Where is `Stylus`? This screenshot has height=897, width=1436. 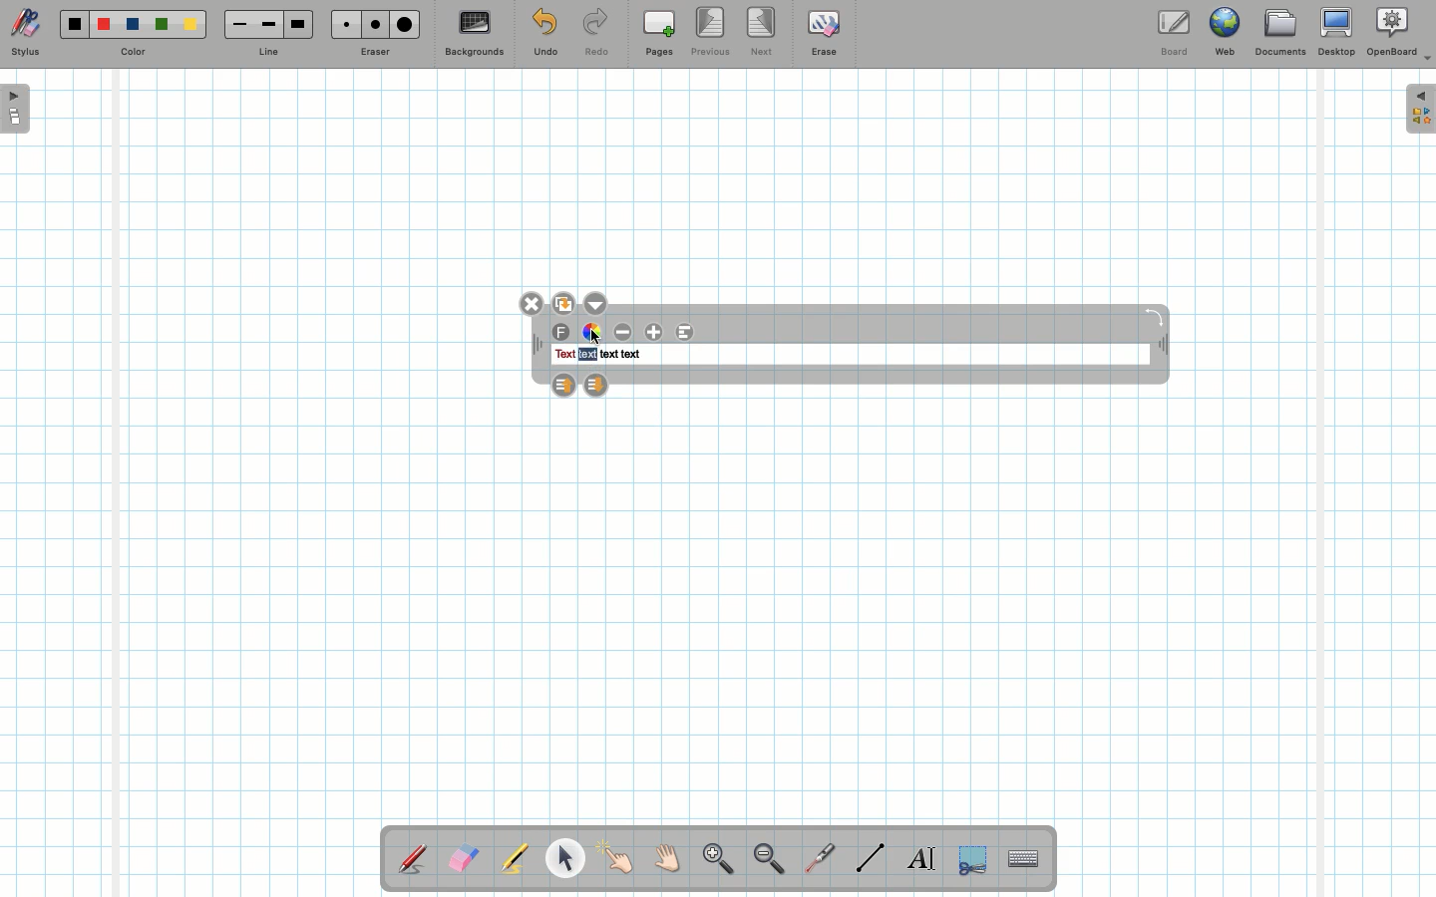
Stylus is located at coordinates (414, 858).